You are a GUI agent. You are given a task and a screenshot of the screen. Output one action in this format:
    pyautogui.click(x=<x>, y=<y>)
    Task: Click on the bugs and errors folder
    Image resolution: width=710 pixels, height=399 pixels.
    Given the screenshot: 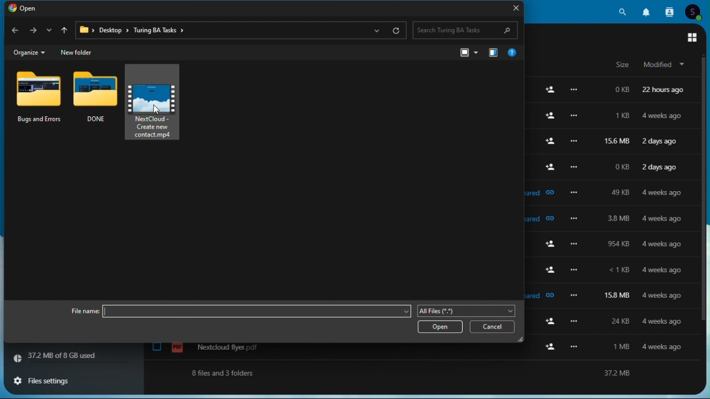 What is the action you would take?
    pyautogui.click(x=39, y=94)
    